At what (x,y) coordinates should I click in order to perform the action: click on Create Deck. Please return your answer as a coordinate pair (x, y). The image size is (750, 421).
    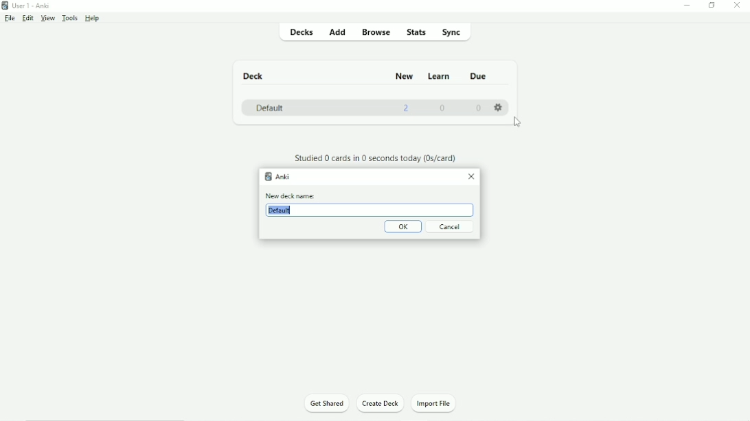
    Looking at the image, I should click on (381, 404).